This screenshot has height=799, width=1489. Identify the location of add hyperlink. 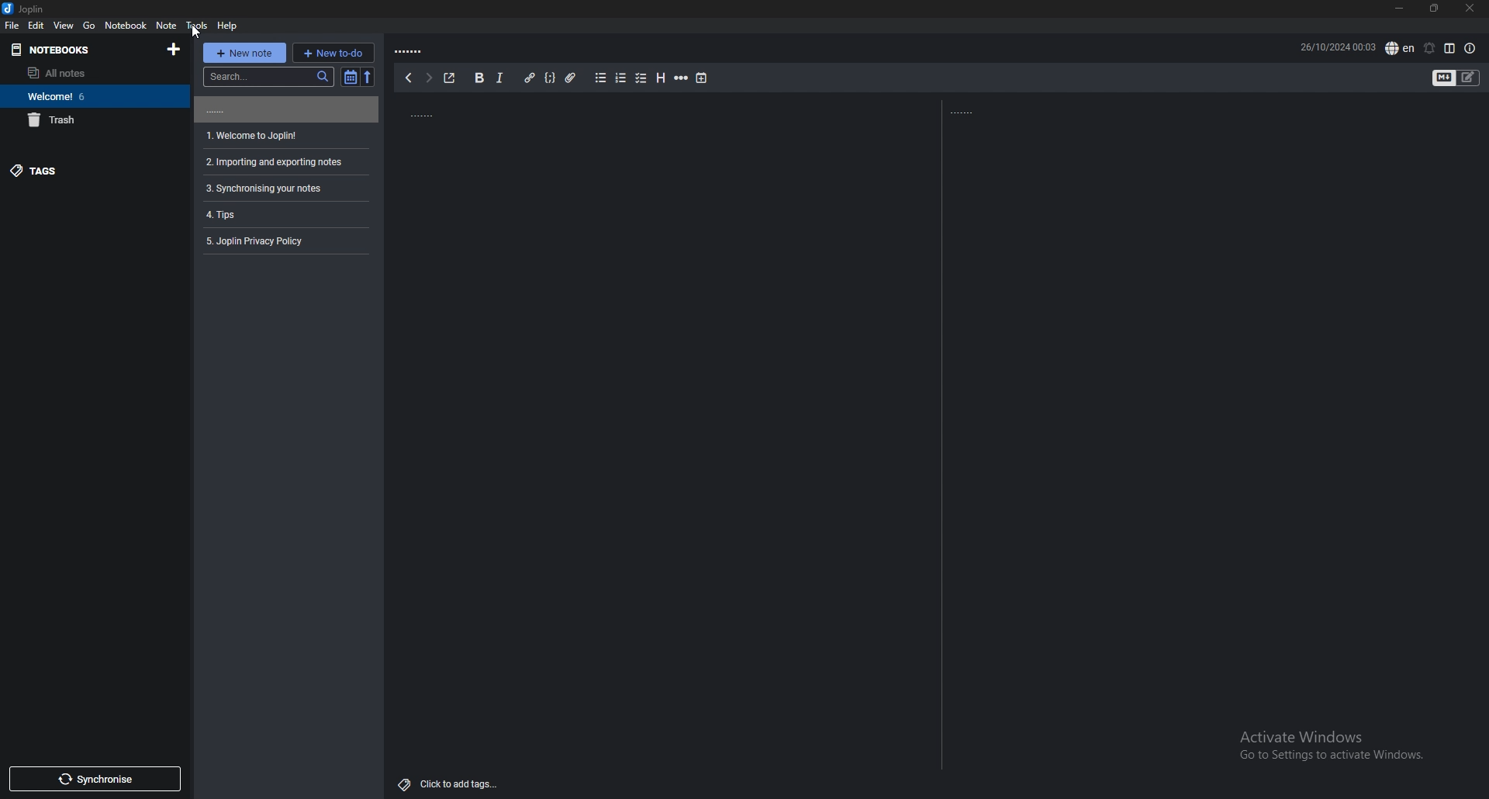
(530, 78).